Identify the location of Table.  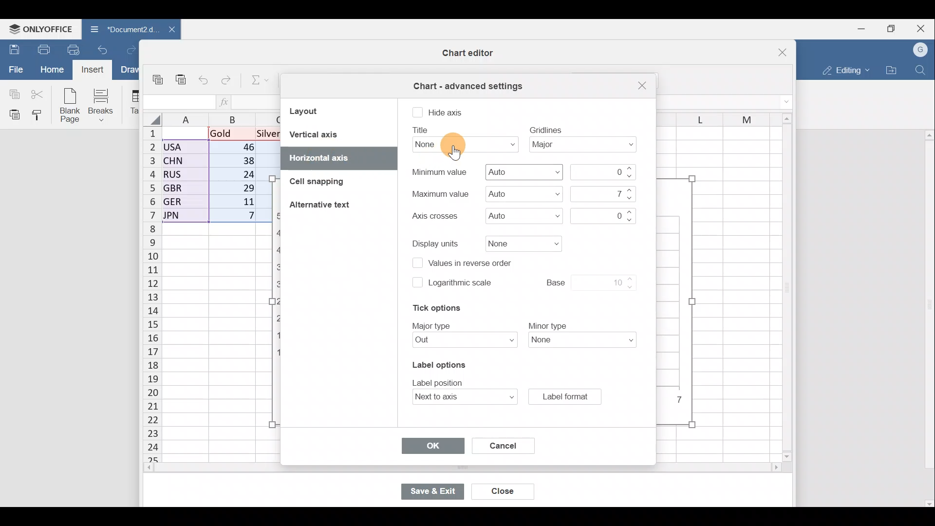
(134, 104).